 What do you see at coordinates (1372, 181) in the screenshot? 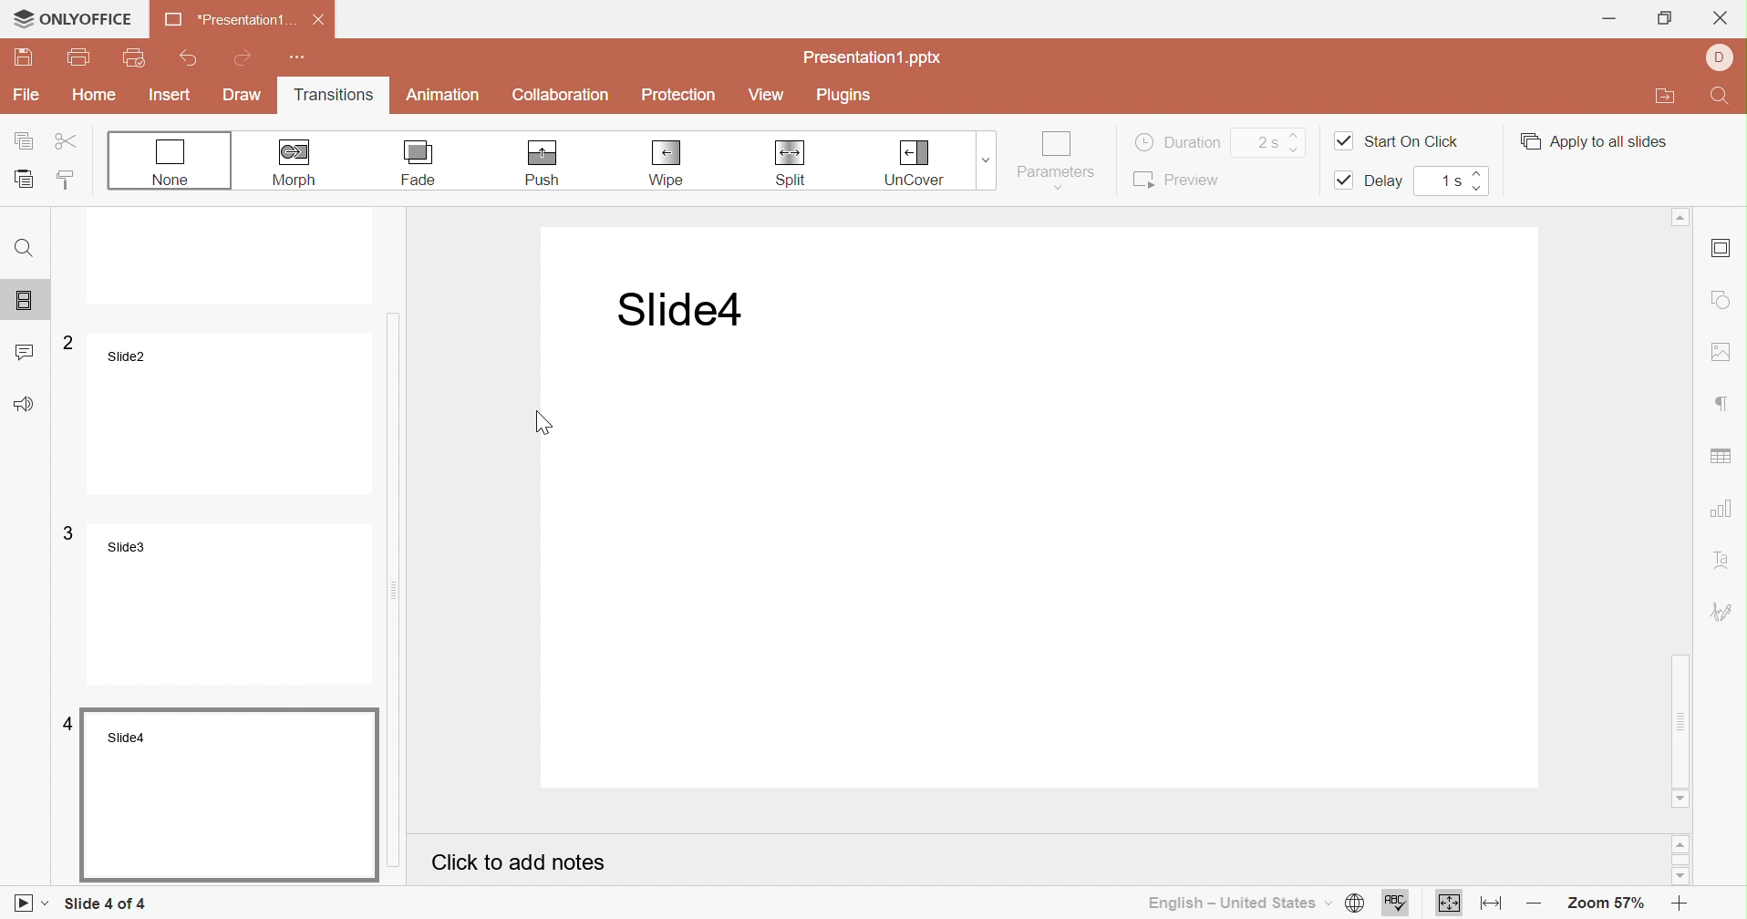
I see `Delay` at bounding box center [1372, 181].